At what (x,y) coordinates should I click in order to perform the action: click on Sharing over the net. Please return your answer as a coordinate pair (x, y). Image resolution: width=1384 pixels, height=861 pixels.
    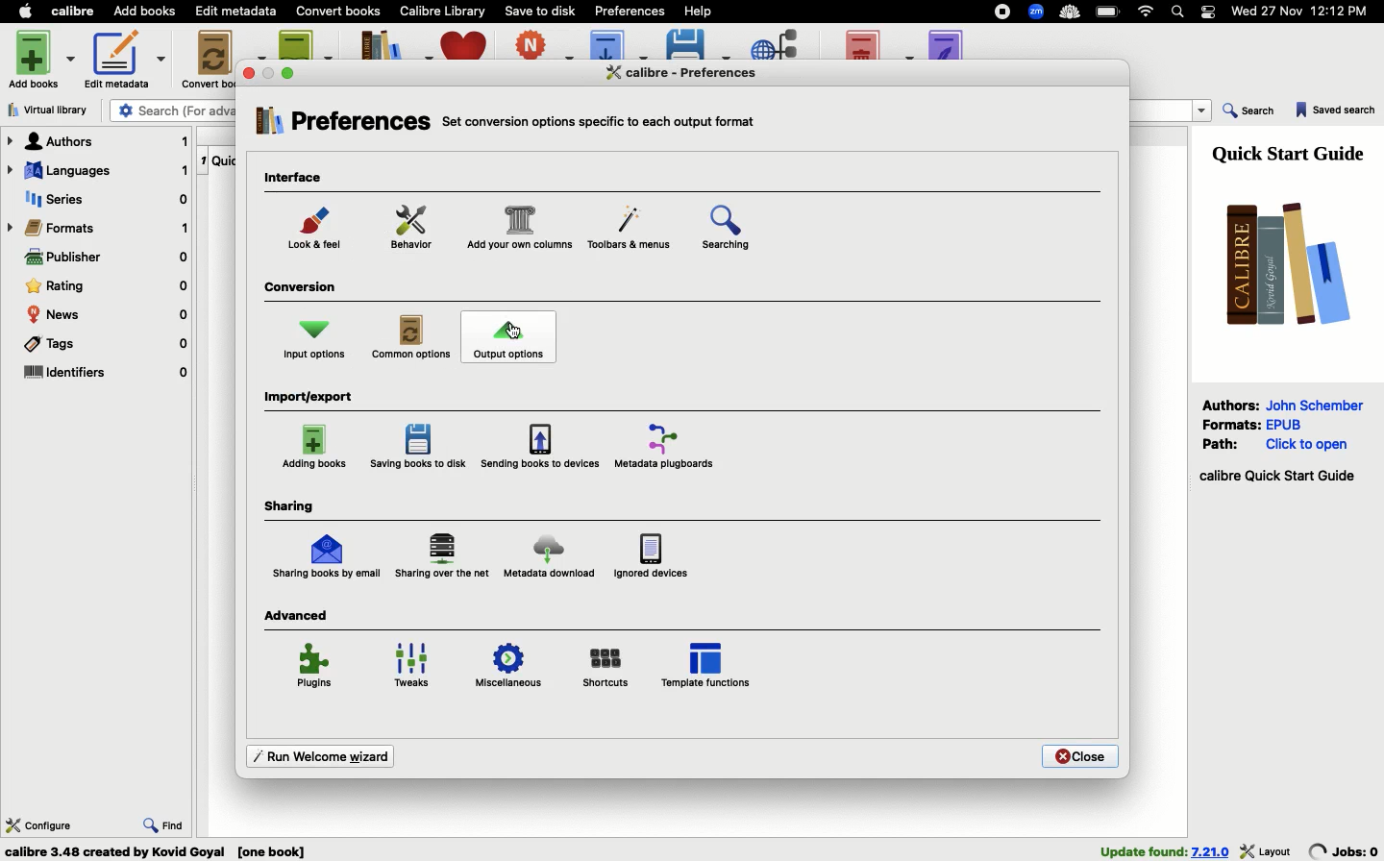
    Looking at the image, I should click on (444, 556).